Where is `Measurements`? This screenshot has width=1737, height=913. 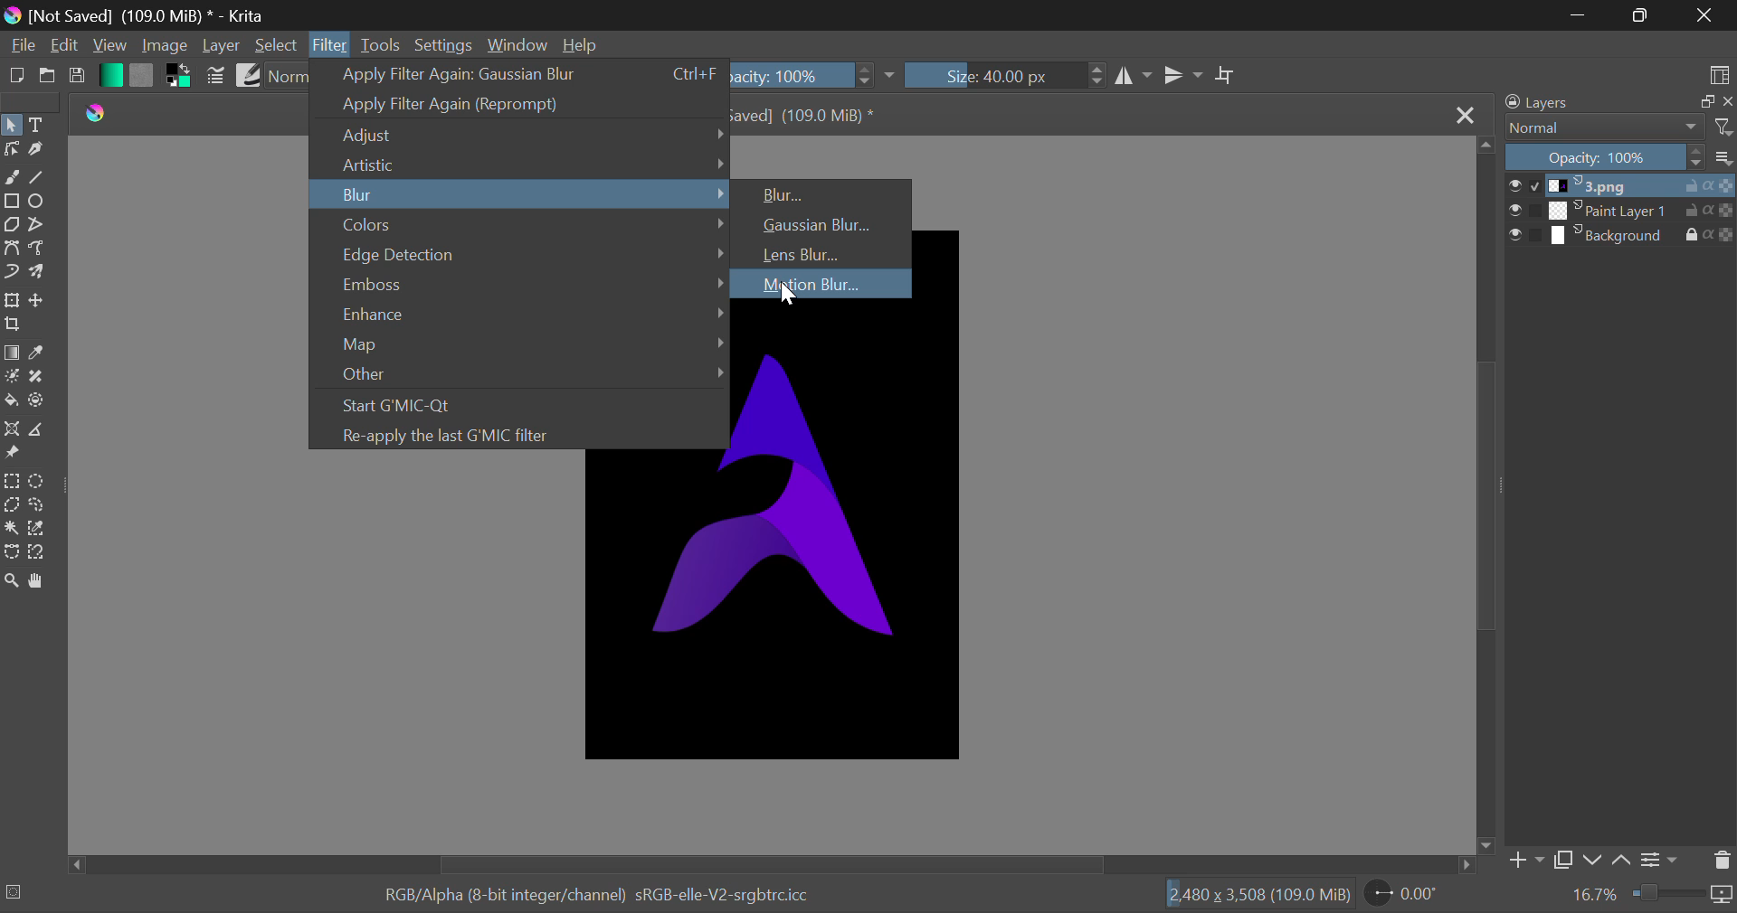 Measurements is located at coordinates (42, 429).